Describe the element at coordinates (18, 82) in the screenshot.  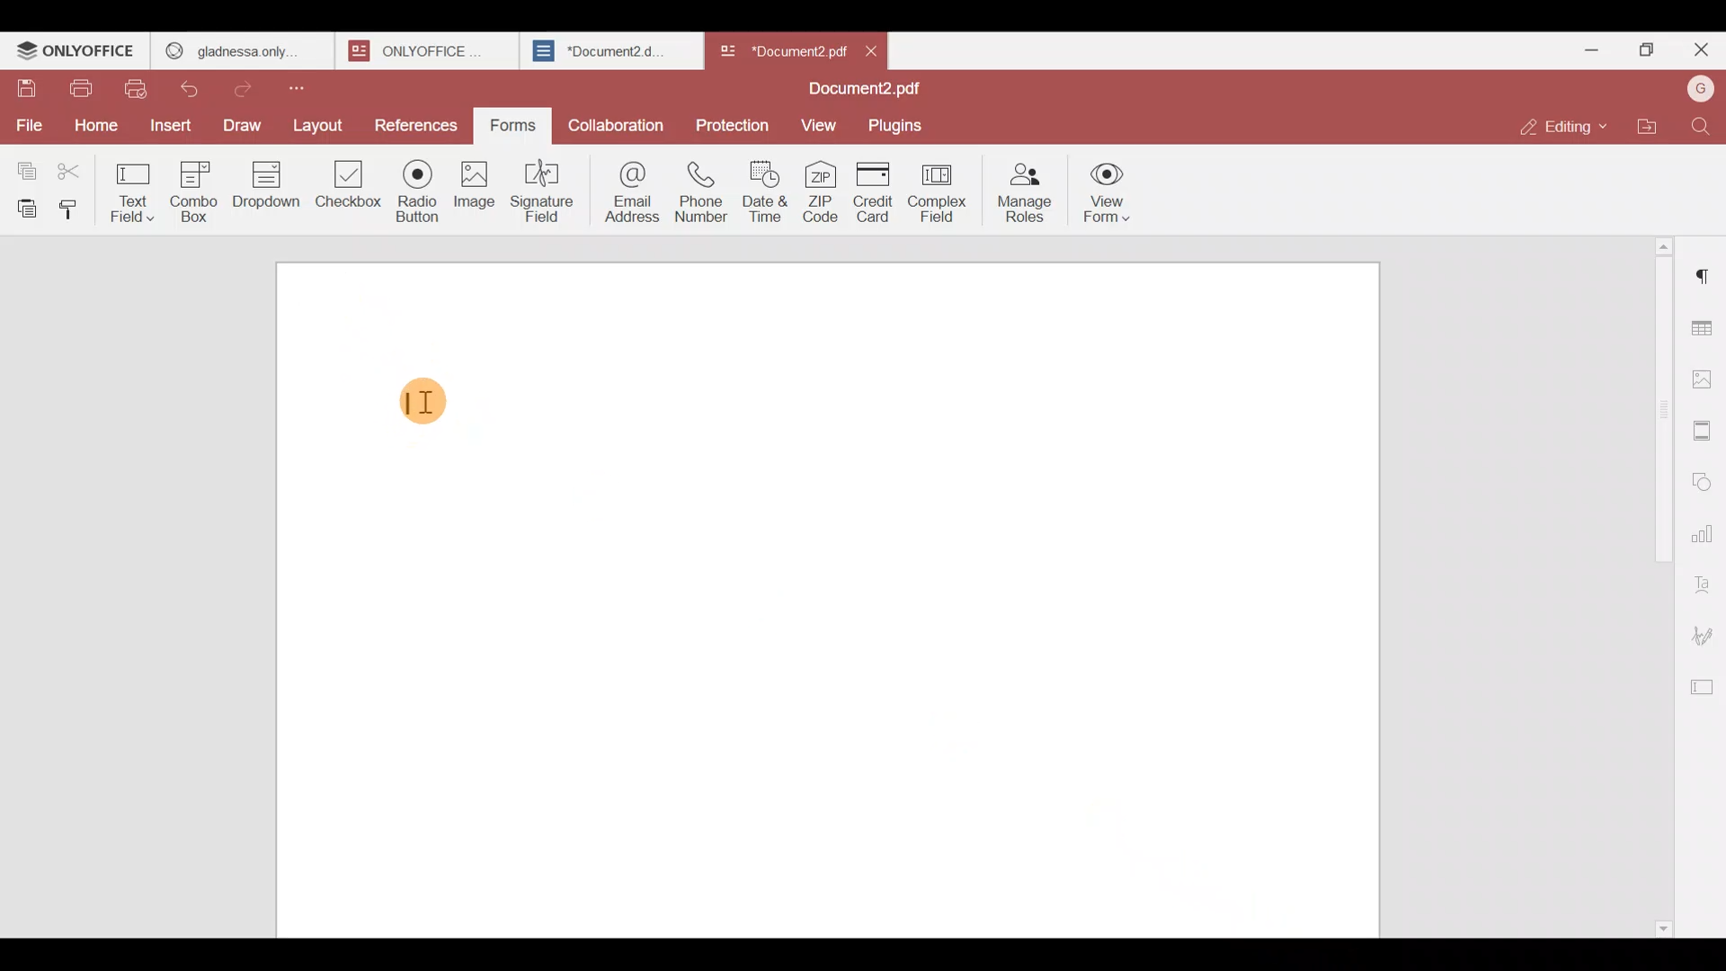
I see `Save` at that location.